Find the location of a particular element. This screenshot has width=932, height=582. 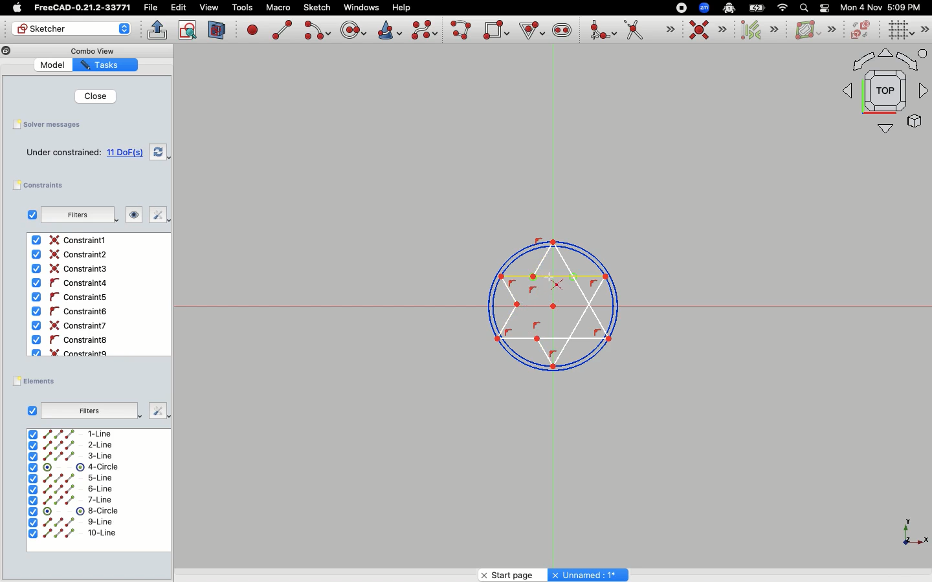

Switch virtual space is located at coordinates (862, 30).